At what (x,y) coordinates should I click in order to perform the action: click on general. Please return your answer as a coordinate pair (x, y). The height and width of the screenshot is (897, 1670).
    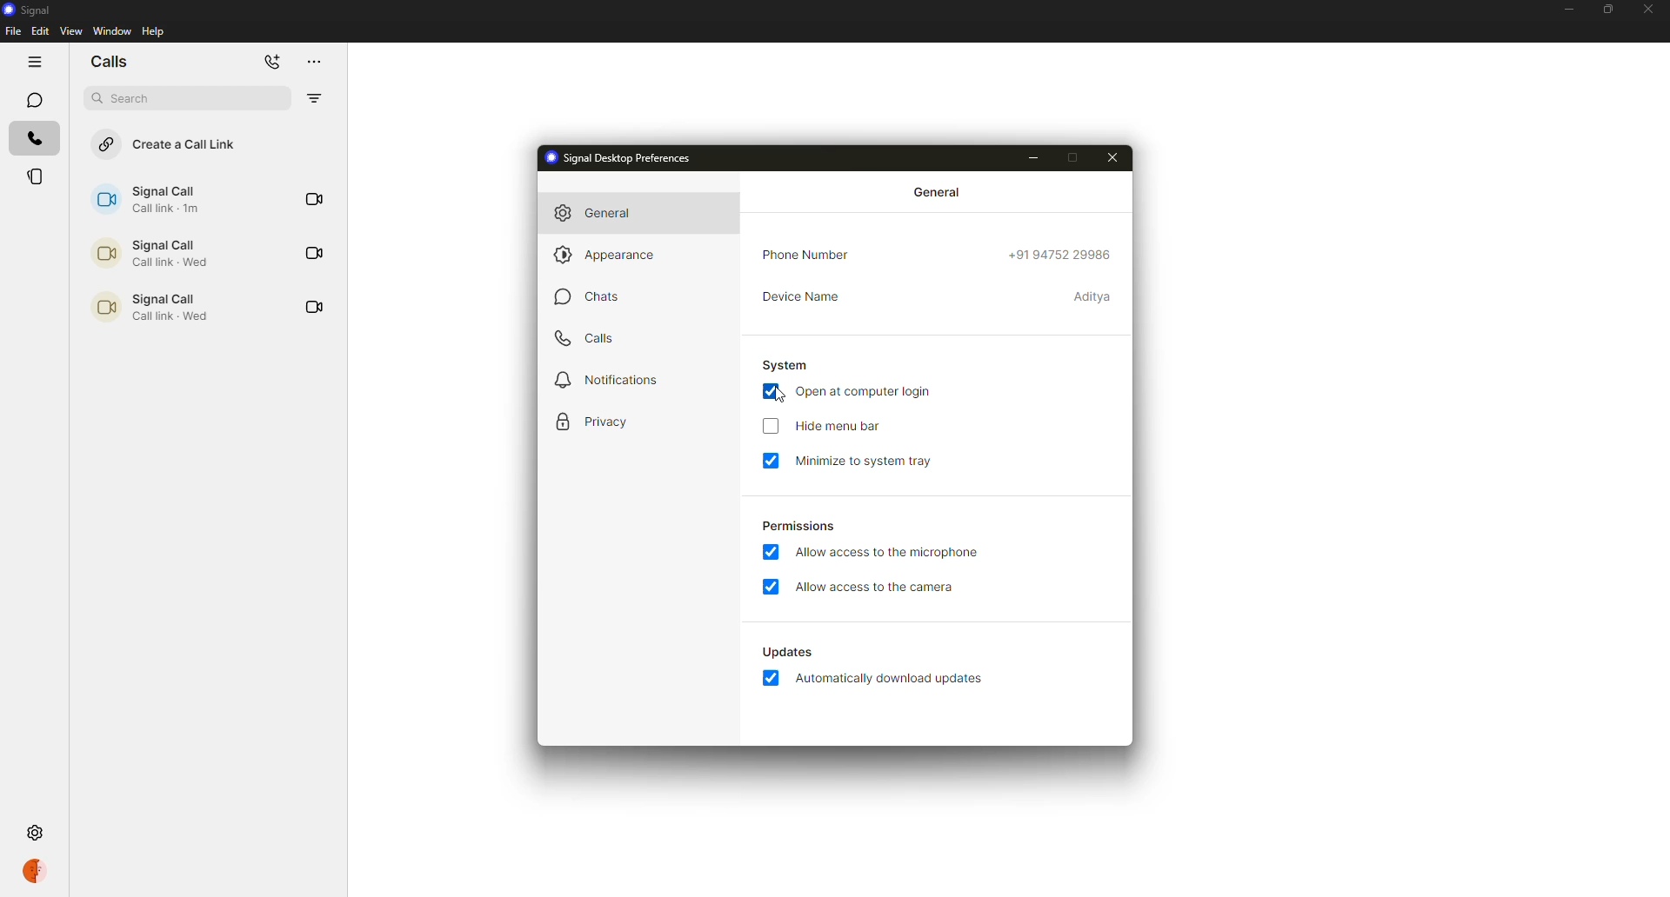
    Looking at the image, I should click on (939, 193).